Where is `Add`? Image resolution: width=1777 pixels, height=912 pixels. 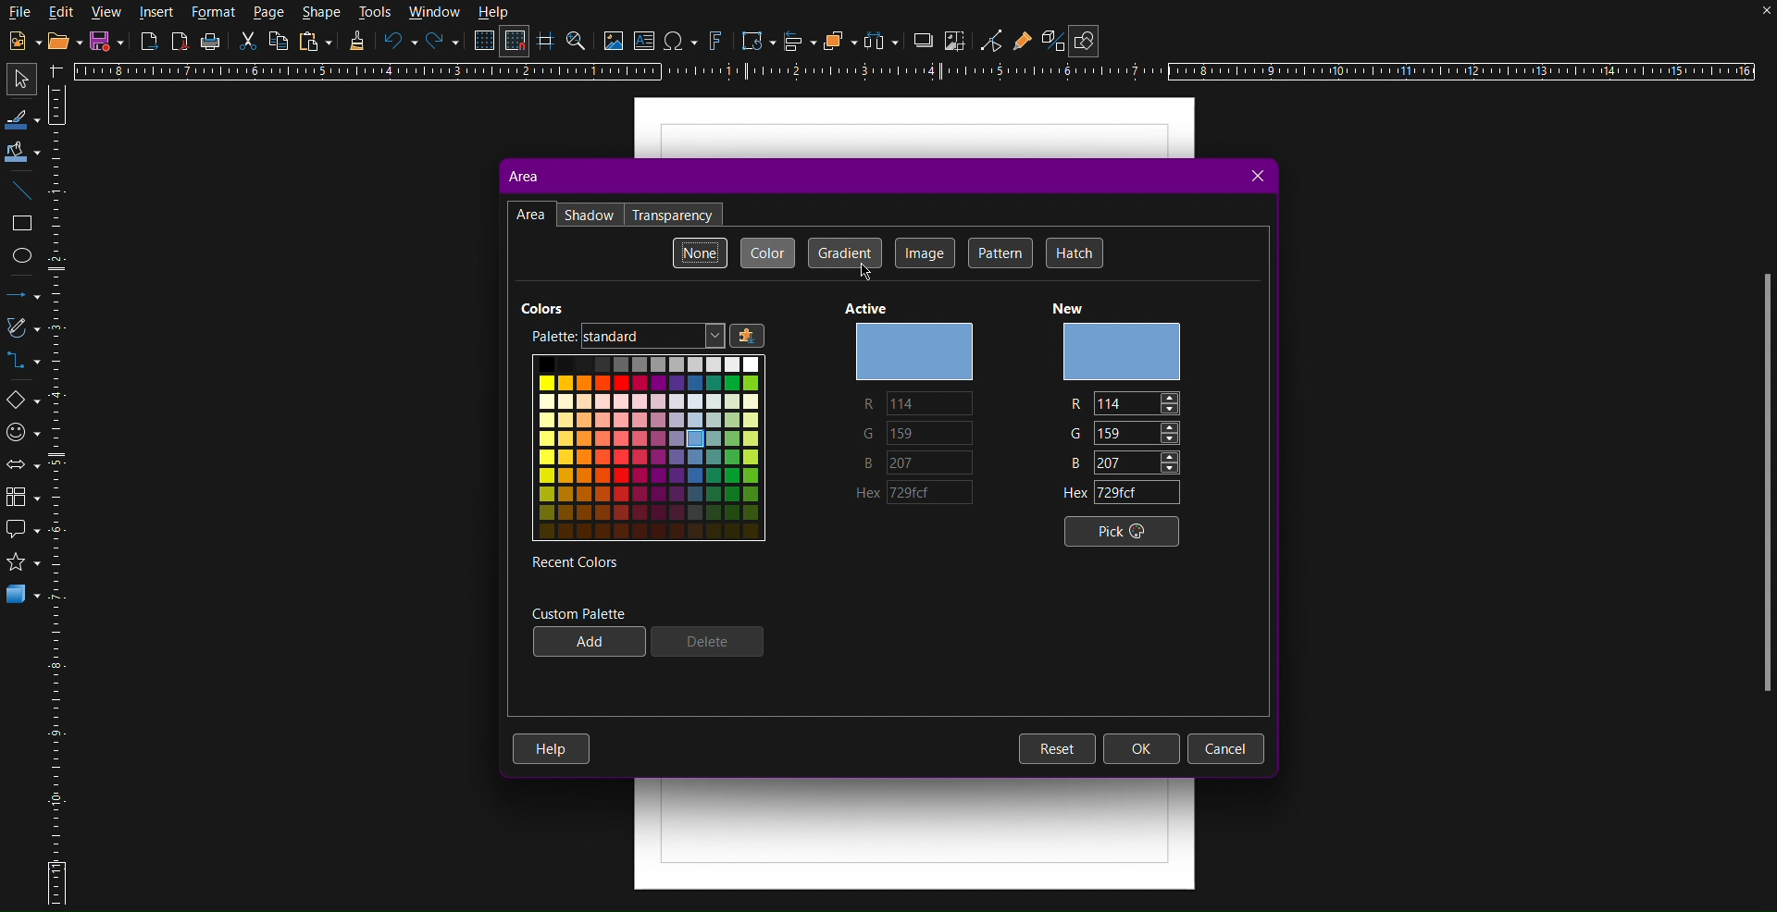 Add is located at coordinates (589, 642).